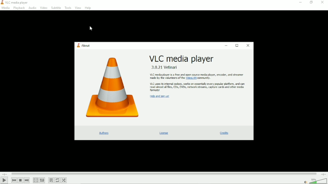 This screenshot has height=184, width=328. I want to click on Previous, so click(14, 180).